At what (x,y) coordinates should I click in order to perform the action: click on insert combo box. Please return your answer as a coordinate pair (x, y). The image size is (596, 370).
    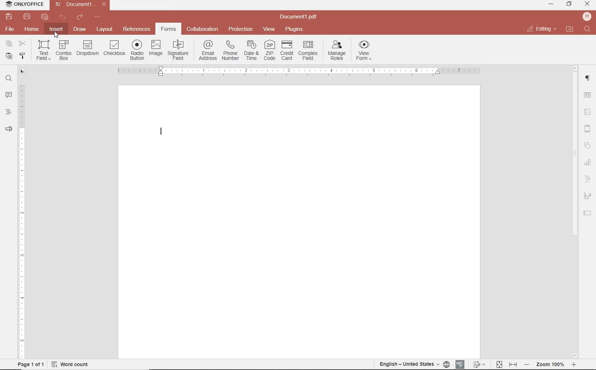
    Looking at the image, I should click on (64, 50).